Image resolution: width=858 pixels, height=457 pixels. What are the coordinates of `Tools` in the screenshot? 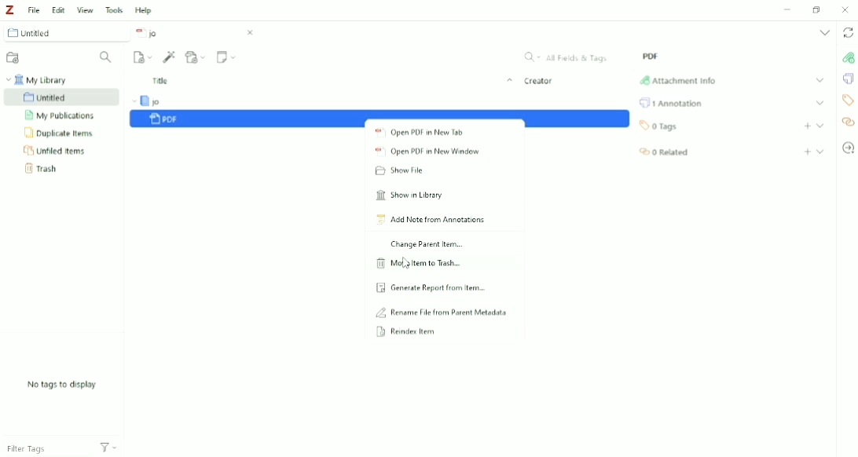 It's located at (114, 9).